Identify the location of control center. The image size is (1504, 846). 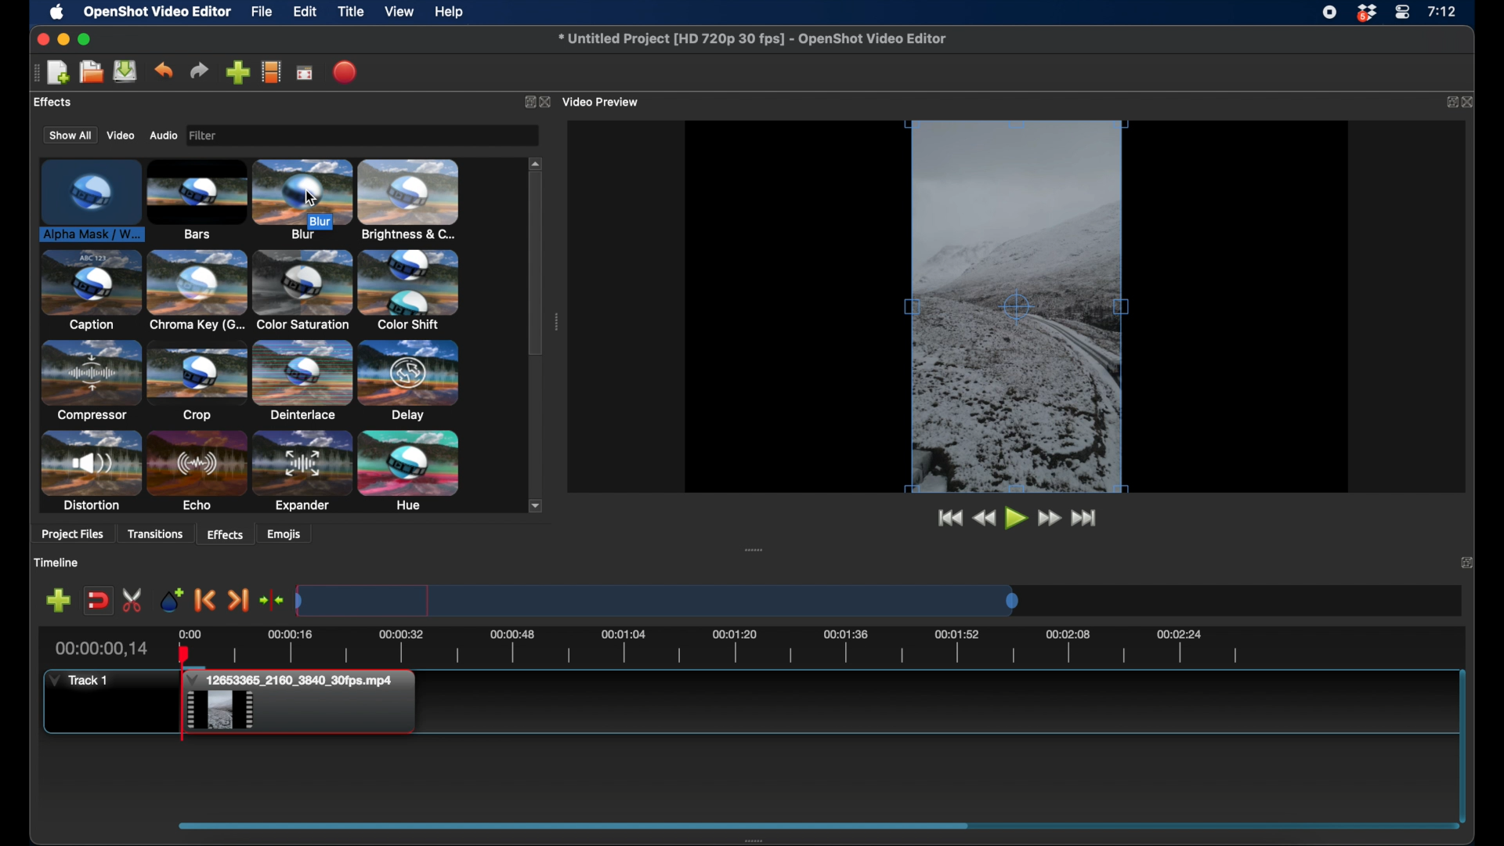
(1402, 13).